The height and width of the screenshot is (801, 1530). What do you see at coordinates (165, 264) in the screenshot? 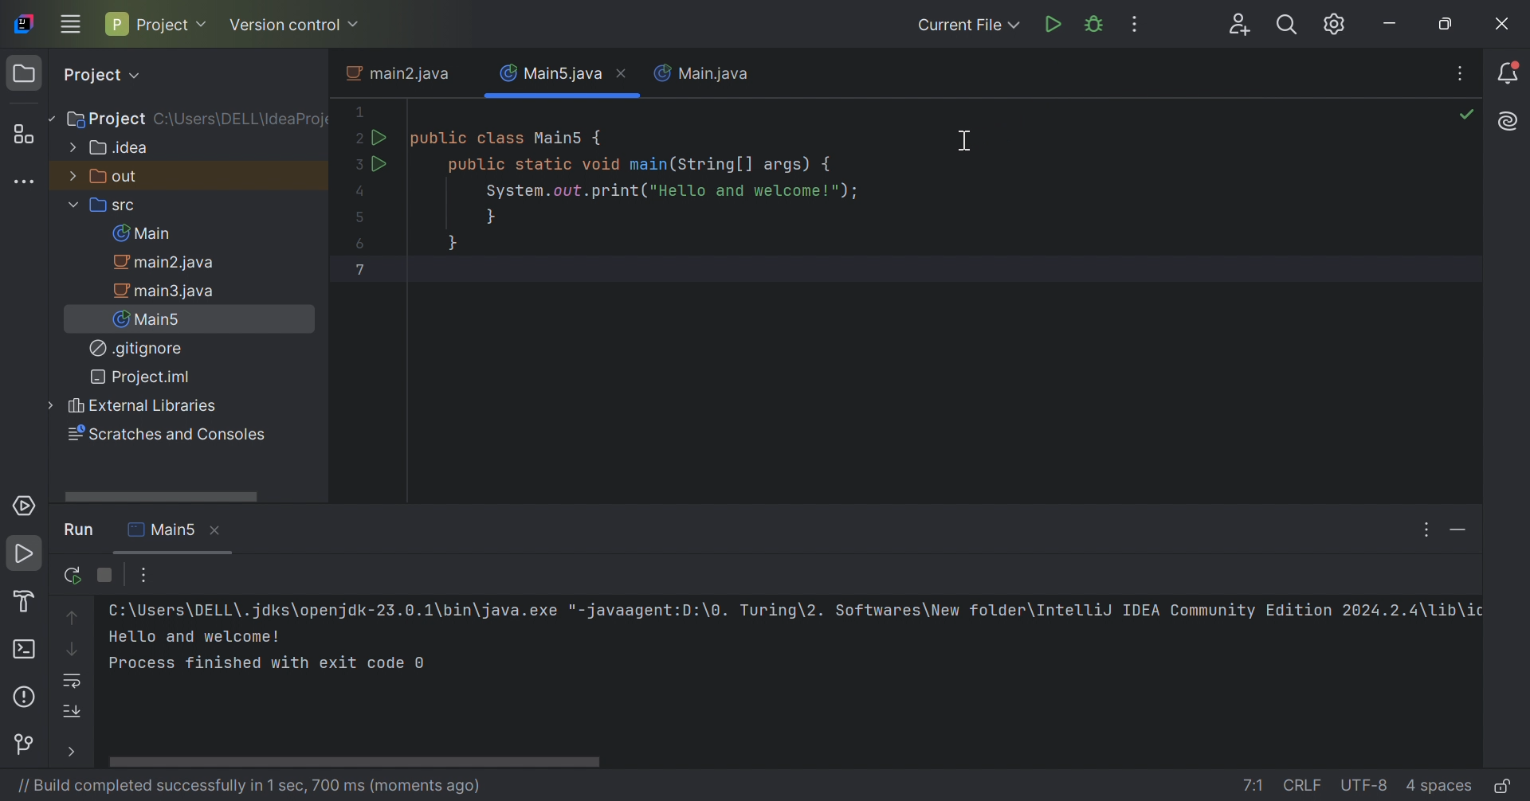
I see `main2.java` at bounding box center [165, 264].